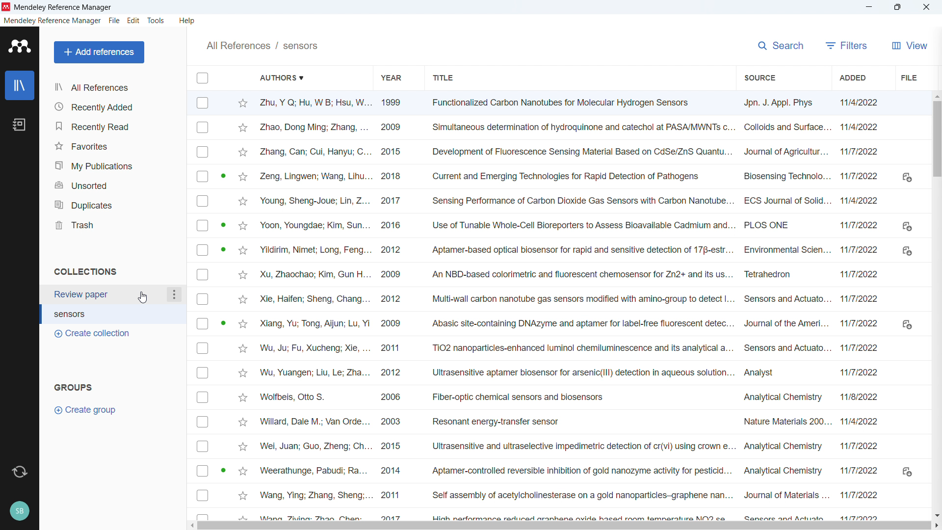  I want to click on Scroll left , so click(191, 526).